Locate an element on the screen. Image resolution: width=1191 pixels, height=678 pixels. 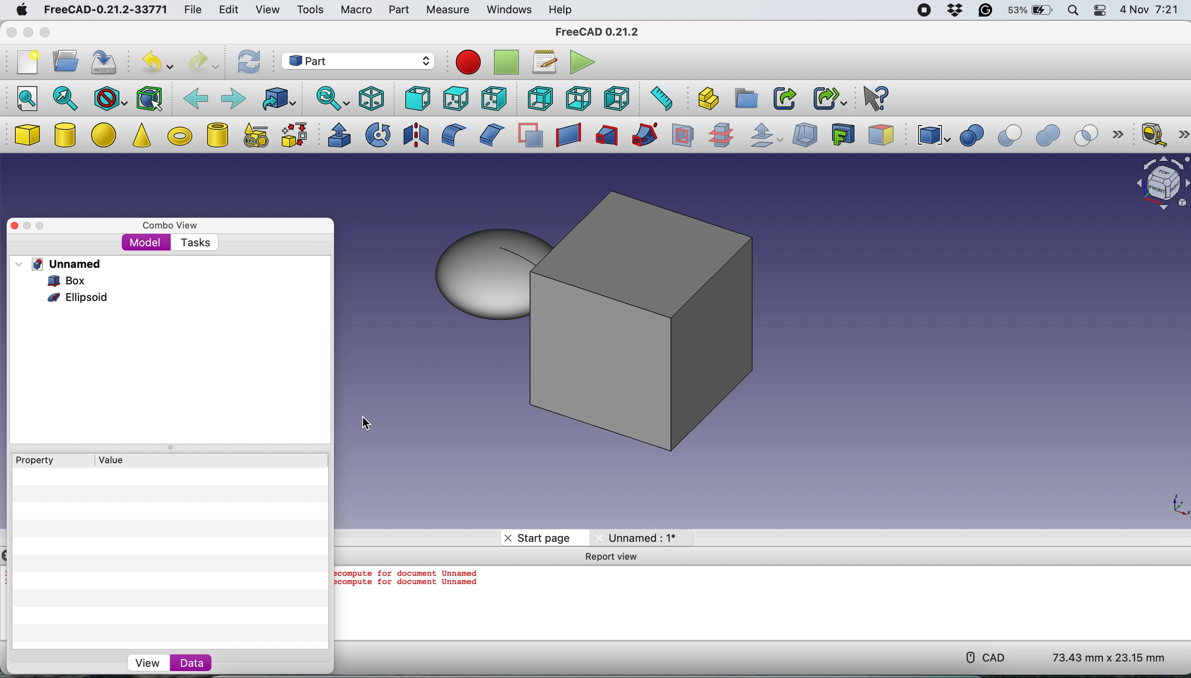
ellipse is located at coordinates (106, 134).